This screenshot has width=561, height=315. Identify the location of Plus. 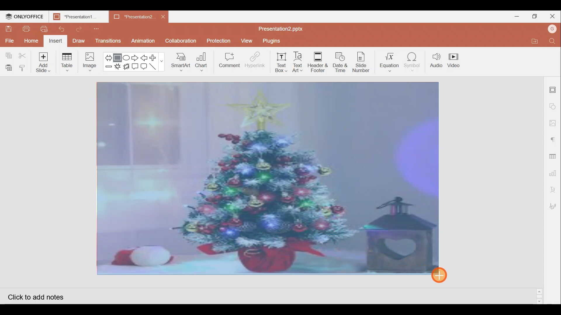
(155, 58).